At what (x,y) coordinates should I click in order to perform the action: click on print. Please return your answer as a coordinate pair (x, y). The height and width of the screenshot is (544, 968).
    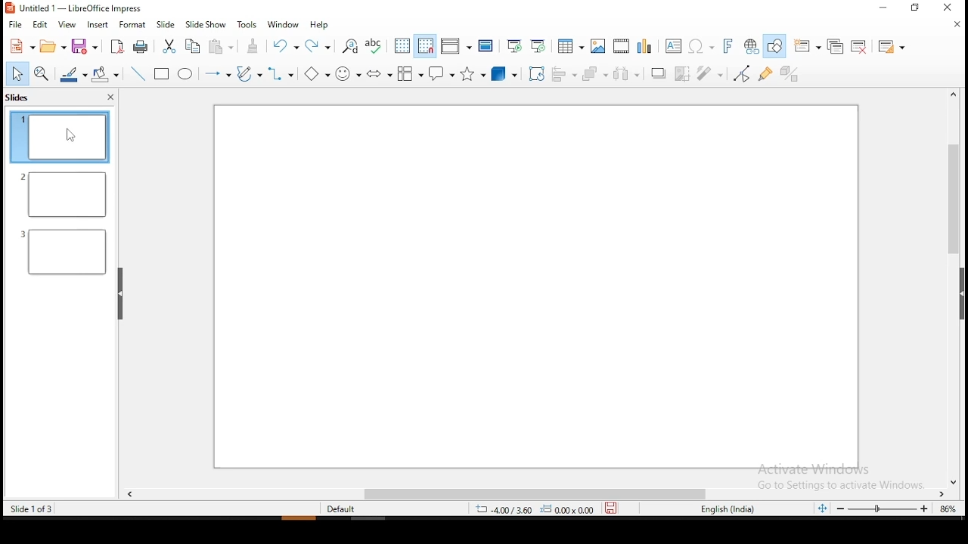
    Looking at the image, I should click on (140, 46).